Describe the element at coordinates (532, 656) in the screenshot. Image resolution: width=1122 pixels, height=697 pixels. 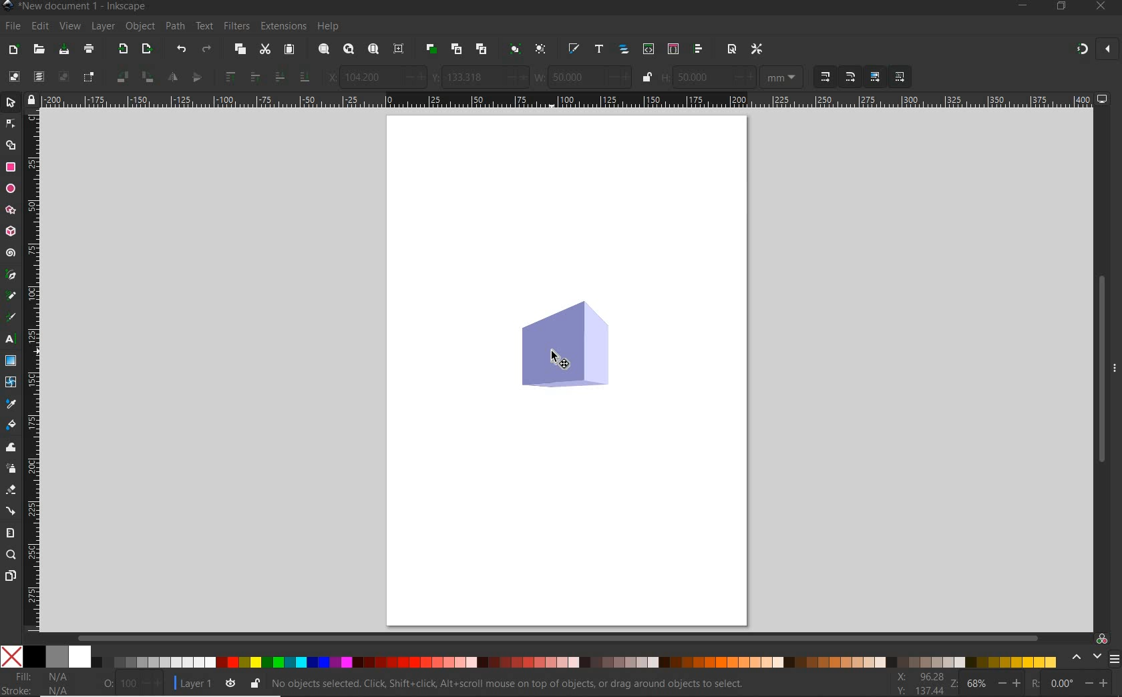
I see `color mode` at that location.